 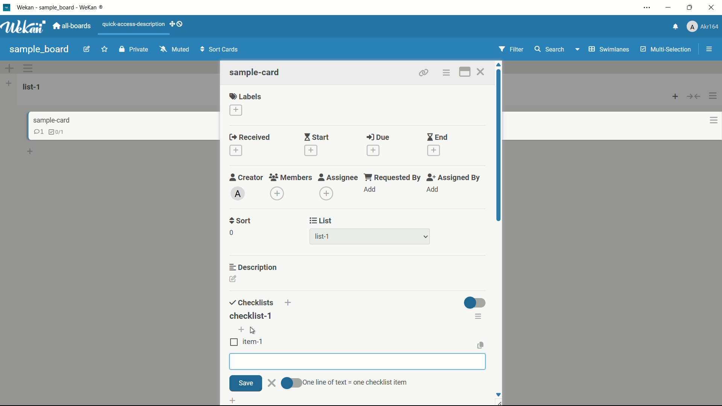 What do you see at coordinates (479, 316) in the screenshot?
I see `checklist actions` at bounding box center [479, 316].